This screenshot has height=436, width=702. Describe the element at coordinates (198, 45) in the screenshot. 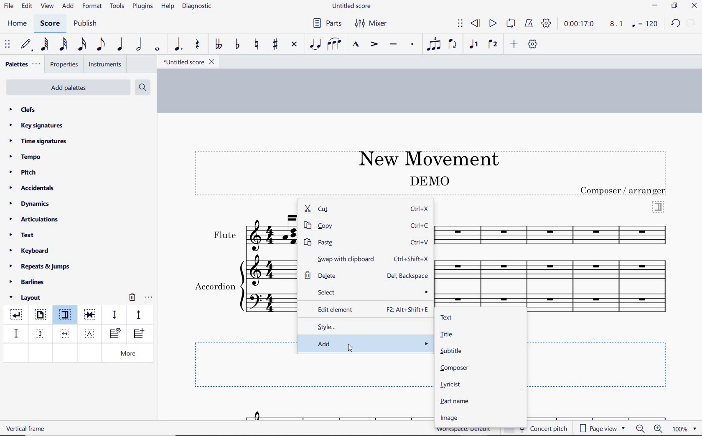

I see `rest` at that location.